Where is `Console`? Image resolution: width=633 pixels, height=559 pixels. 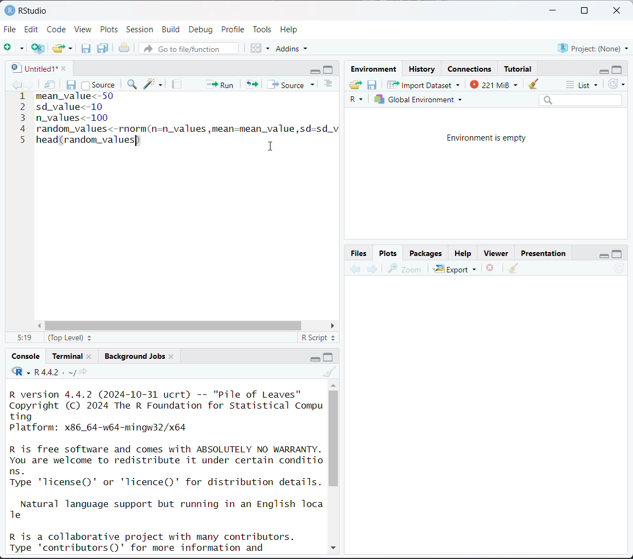
Console is located at coordinates (26, 356).